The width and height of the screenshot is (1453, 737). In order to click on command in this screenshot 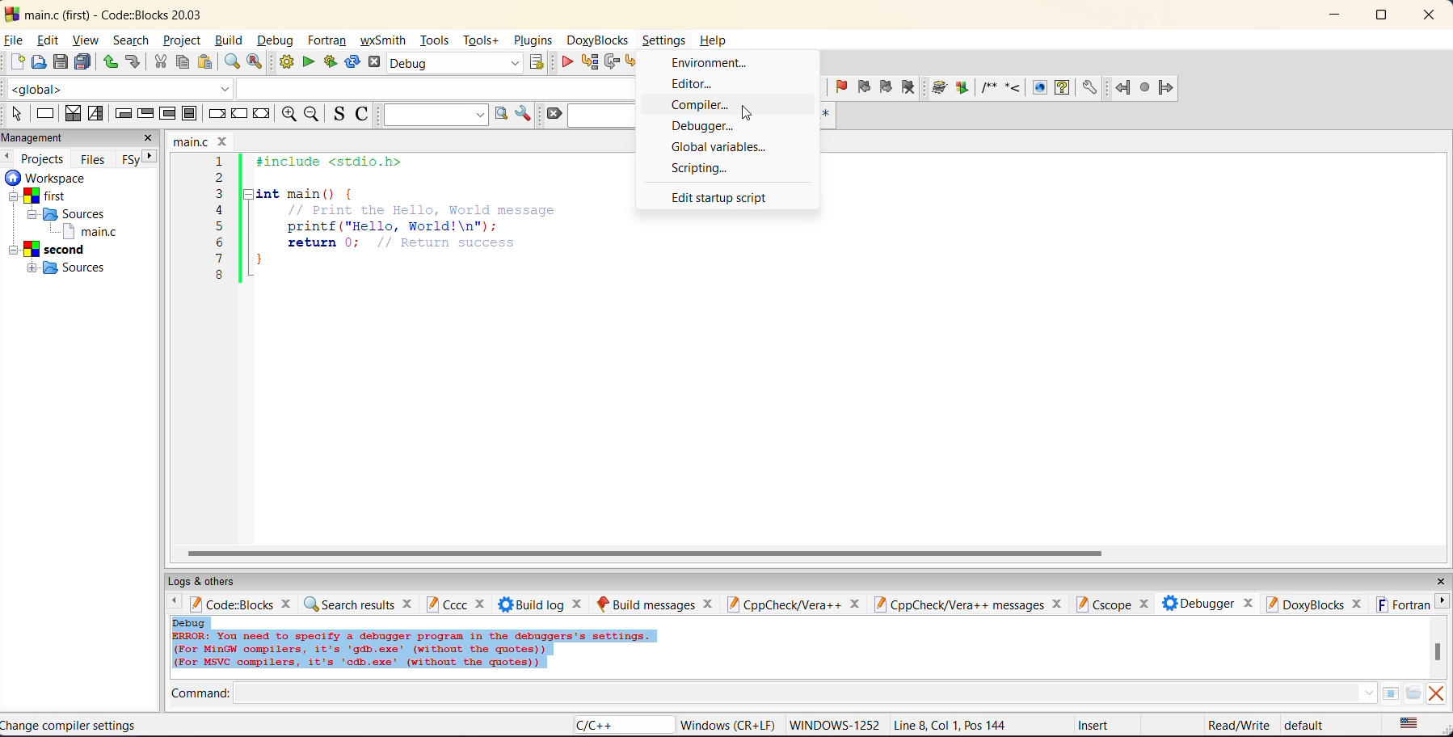, I will do `click(790, 694)`.